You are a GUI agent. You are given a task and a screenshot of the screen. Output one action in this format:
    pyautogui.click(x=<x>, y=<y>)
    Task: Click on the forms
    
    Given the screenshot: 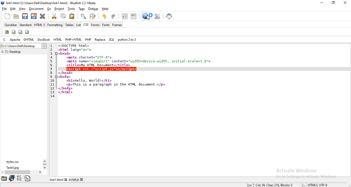 What is the action you would take?
    pyautogui.click(x=95, y=25)
    